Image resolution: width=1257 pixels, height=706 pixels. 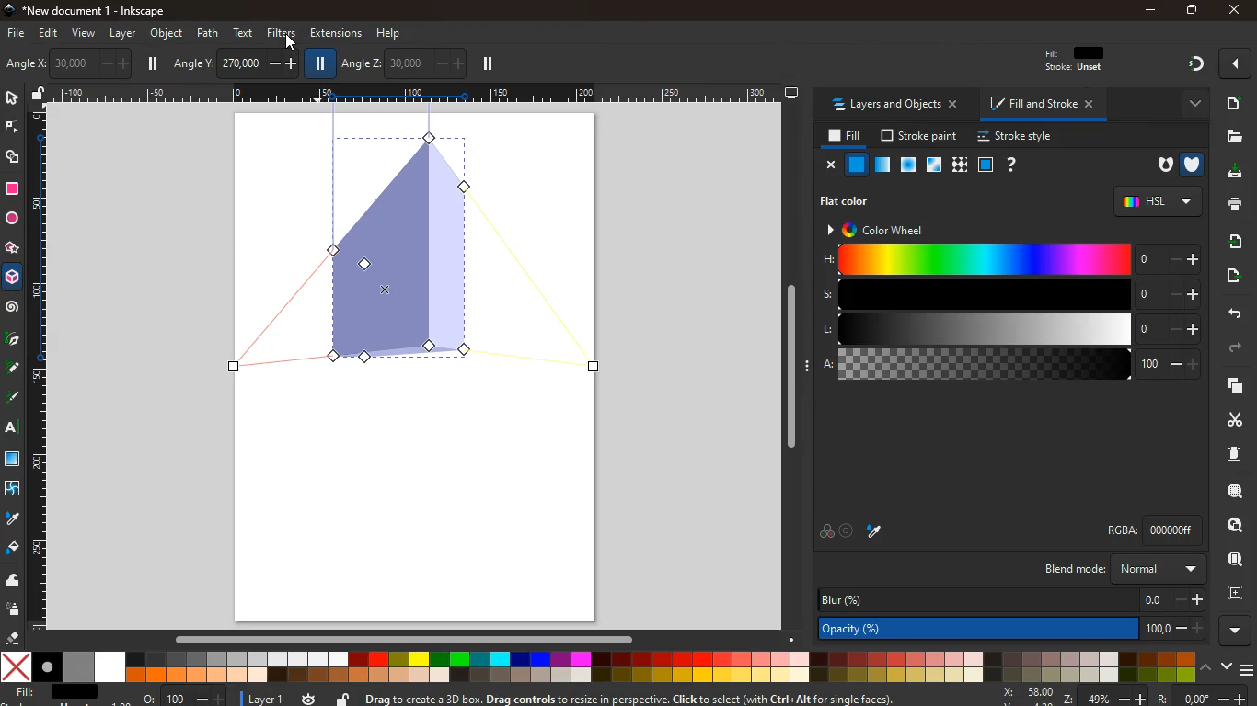 I want to click on l, so click(x=1009, y=330).